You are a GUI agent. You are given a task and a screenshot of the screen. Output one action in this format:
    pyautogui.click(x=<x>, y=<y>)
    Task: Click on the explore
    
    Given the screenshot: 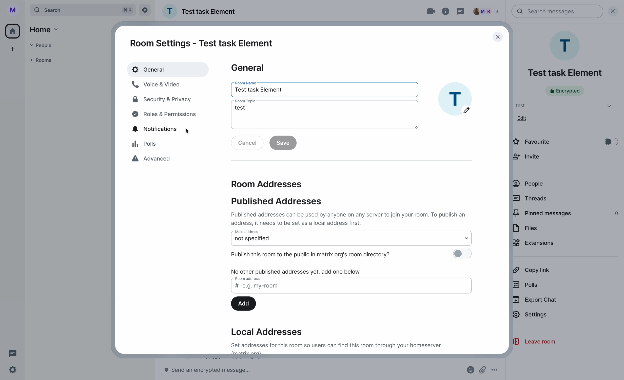 What is the action you would take?
    pyautogui.click(x=145, y=10)
    